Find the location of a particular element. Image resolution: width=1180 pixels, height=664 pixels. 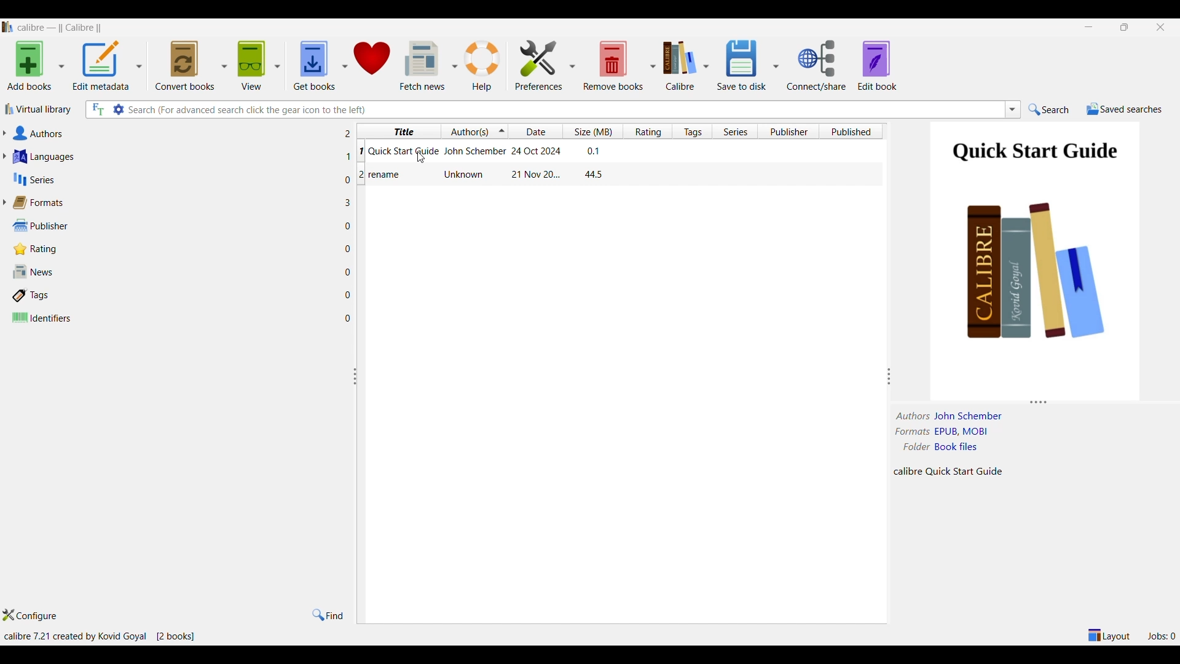

Preview of selected file is located at coordinates (1034, 255).